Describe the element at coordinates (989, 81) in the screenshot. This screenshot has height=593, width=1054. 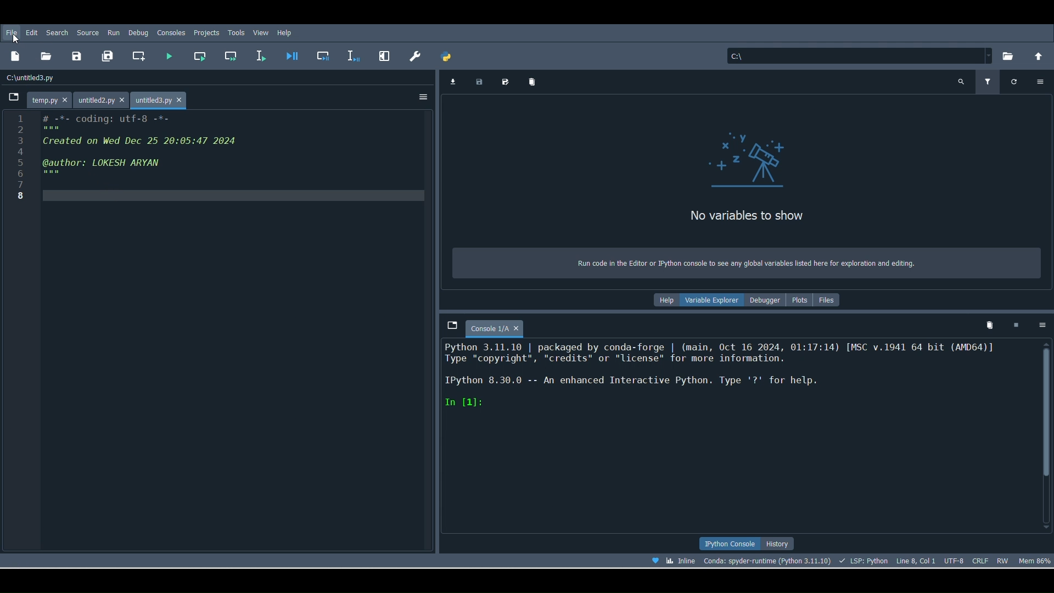
I see `Filter variables` at that location.